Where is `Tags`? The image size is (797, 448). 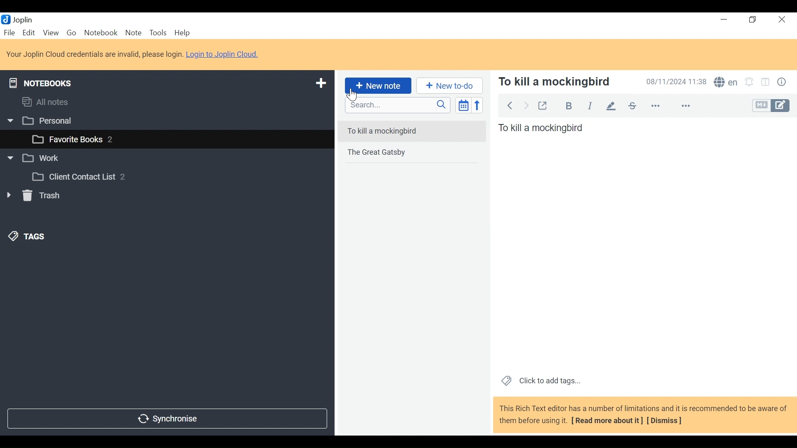
Tags is located at coordinates (29, 236).